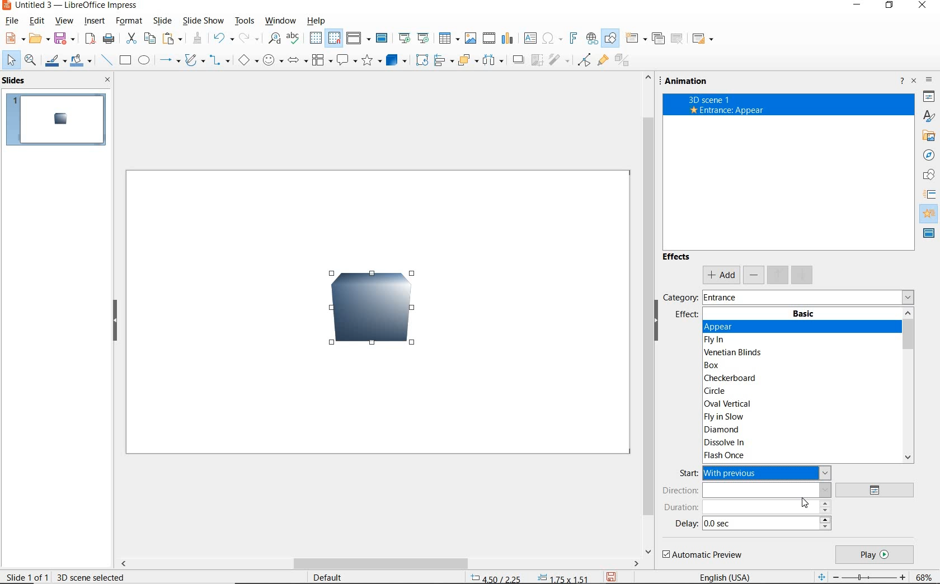 The height and width of the screenshot is (584, 940). Describe the element at coordinates (64, 22) in the screenshot. I see `view` at that location.